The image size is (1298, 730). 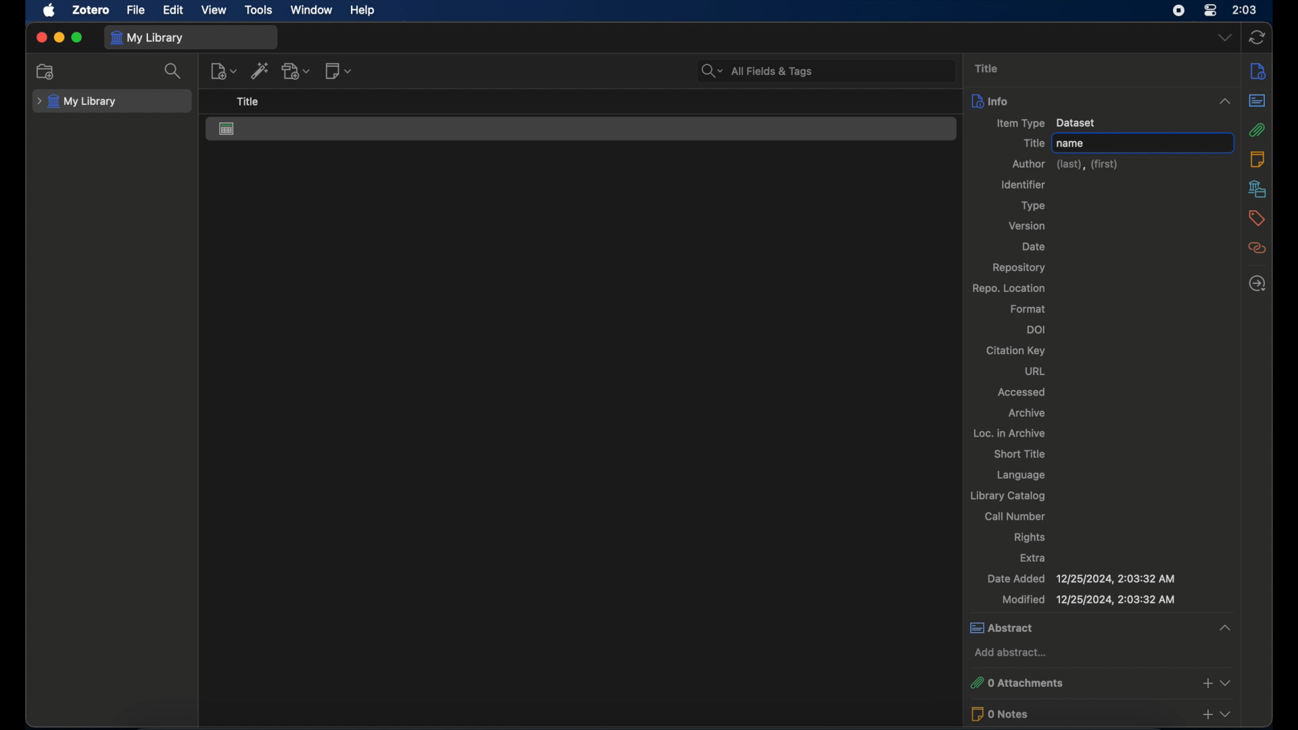 What do you see at coordinates (1007, 495) in the screenshot?
I see `library catalog` at bounding box center [1007, 495].